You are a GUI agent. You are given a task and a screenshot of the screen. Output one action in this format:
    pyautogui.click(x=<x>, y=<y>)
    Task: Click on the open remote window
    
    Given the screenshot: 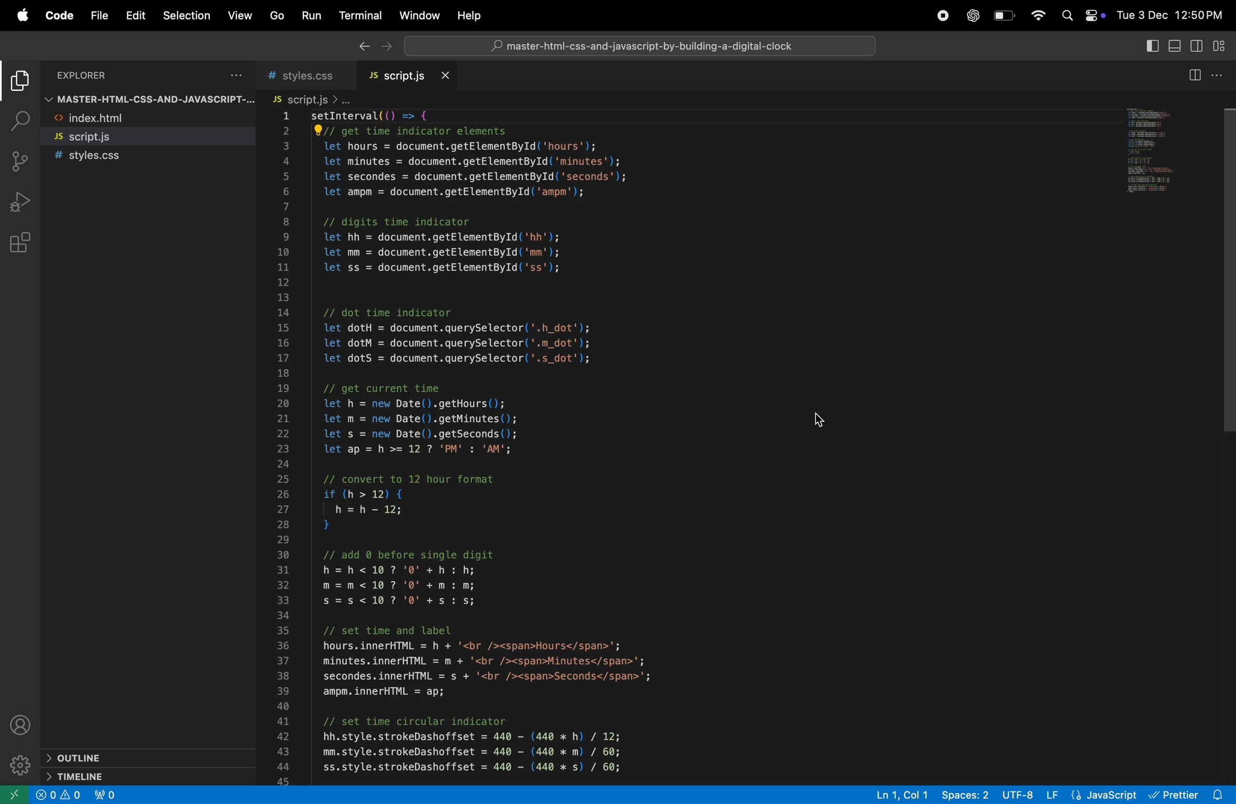 What is the action you would take?
    pyautogui.click(x=12, y=795)
    